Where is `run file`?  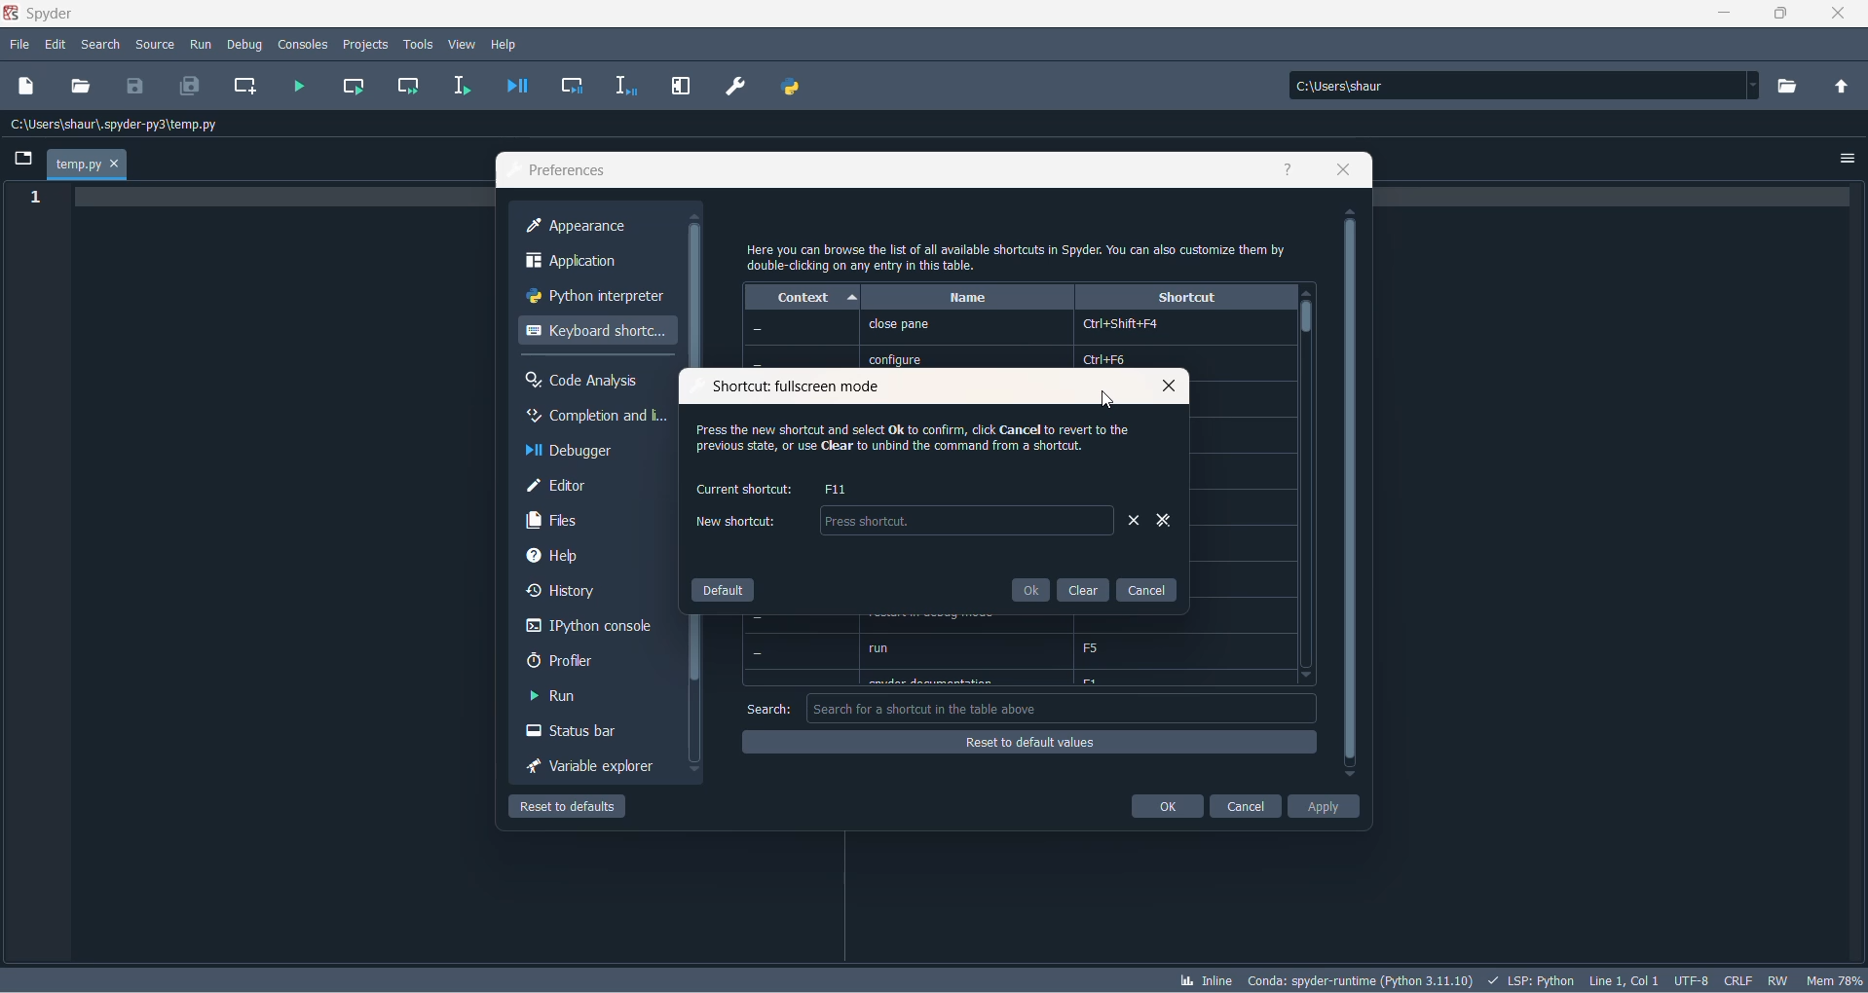
run file is located at coordinates (300, 87).